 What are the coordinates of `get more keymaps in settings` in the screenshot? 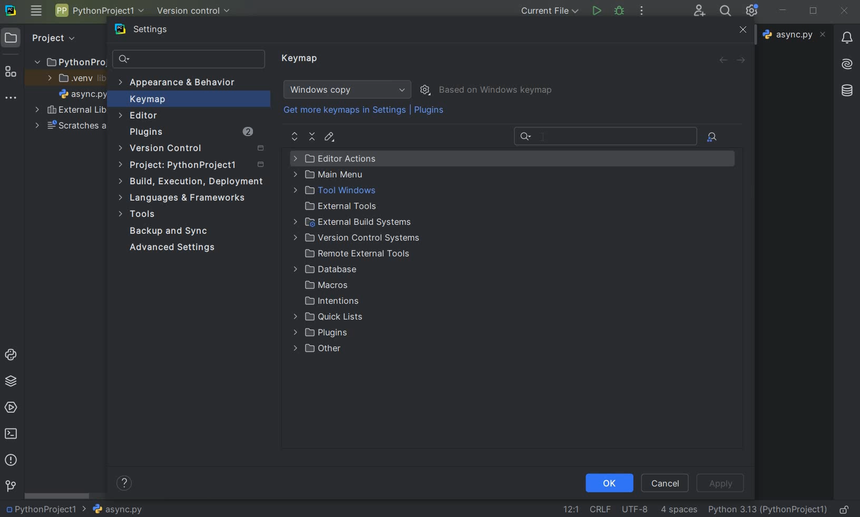 It's located at (346, 112).